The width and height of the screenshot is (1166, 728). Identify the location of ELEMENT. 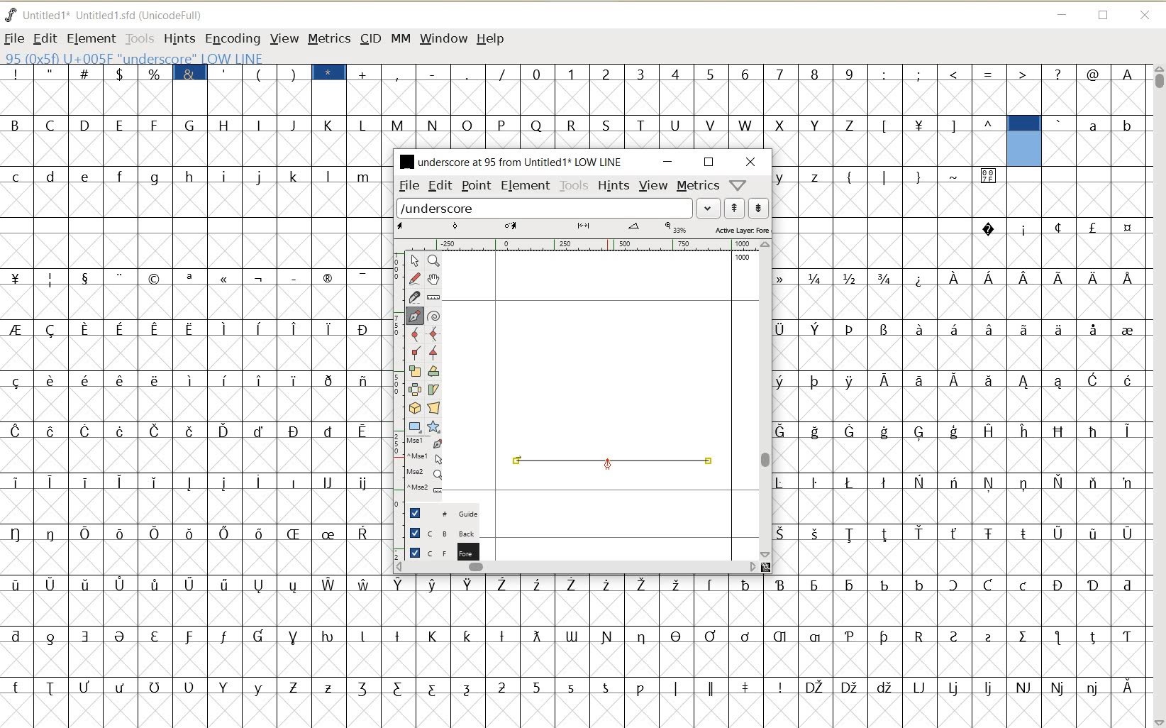
(91, 39).